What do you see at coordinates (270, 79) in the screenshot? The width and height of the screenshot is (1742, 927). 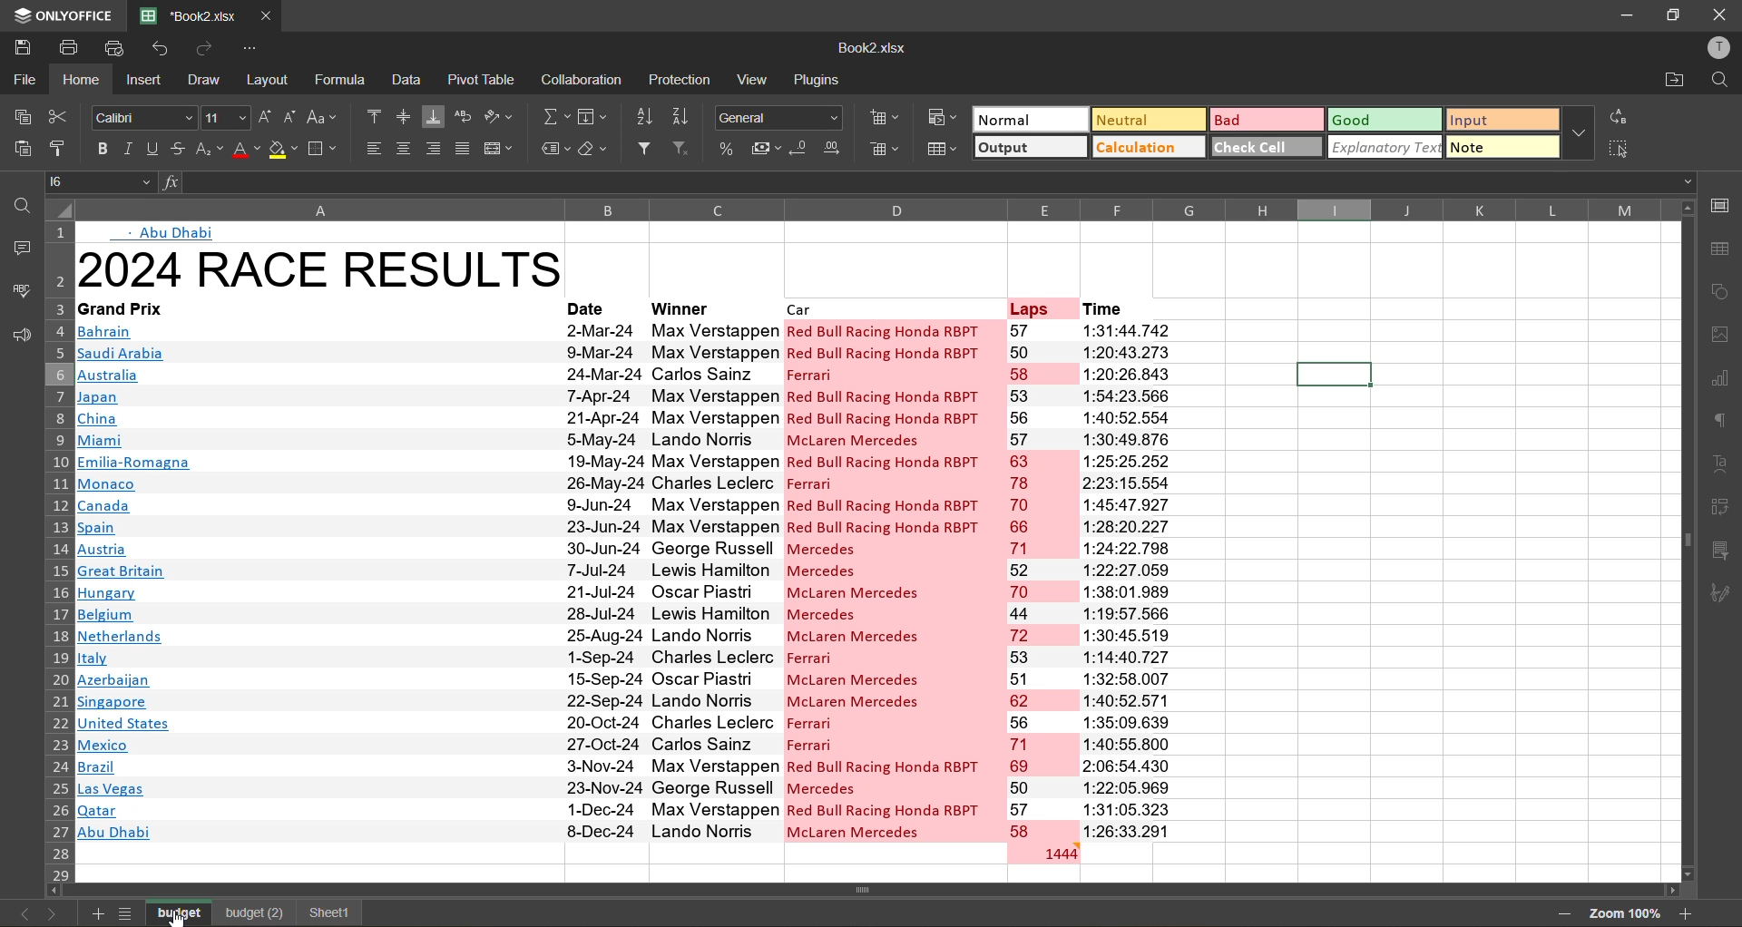 I see `layout` at bounding box center [270, 79].